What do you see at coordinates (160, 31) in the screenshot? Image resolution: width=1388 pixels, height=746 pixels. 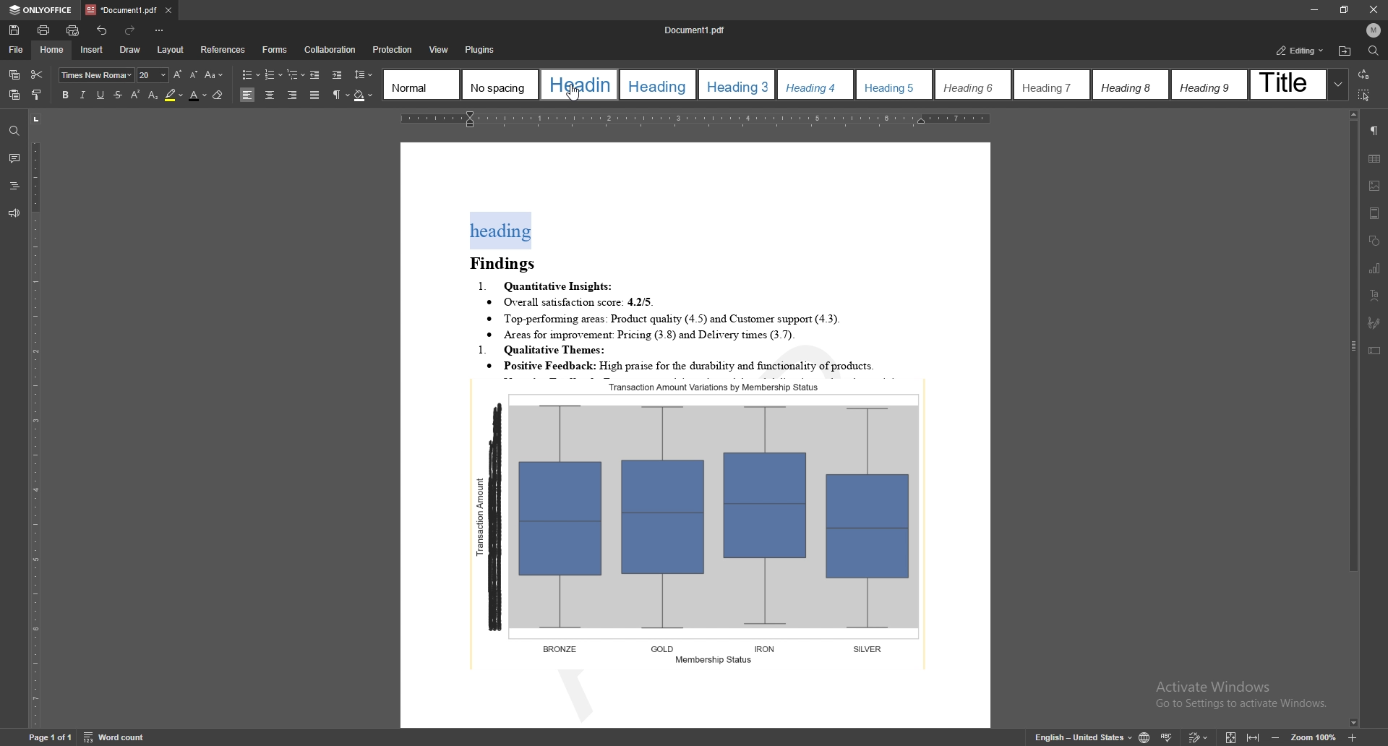 I see `customize toolbar` at bounding box center [160, 31].